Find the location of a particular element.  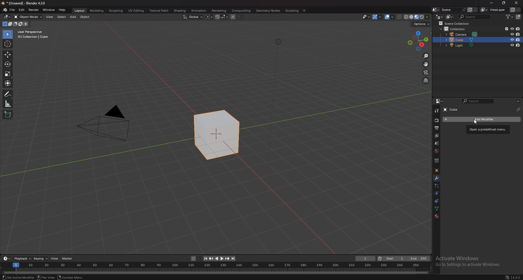

perspective/orthographic is located at coordinates (426, 81).